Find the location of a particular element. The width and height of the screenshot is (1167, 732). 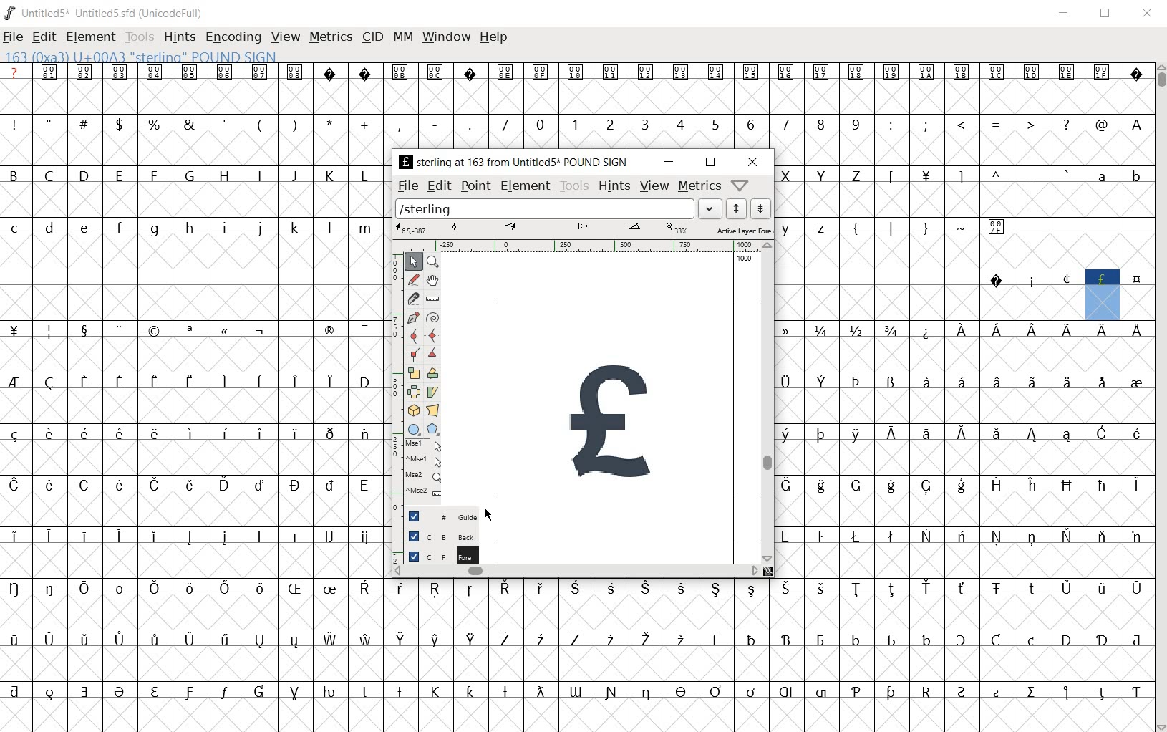

G is located at coordinates (188, 175).